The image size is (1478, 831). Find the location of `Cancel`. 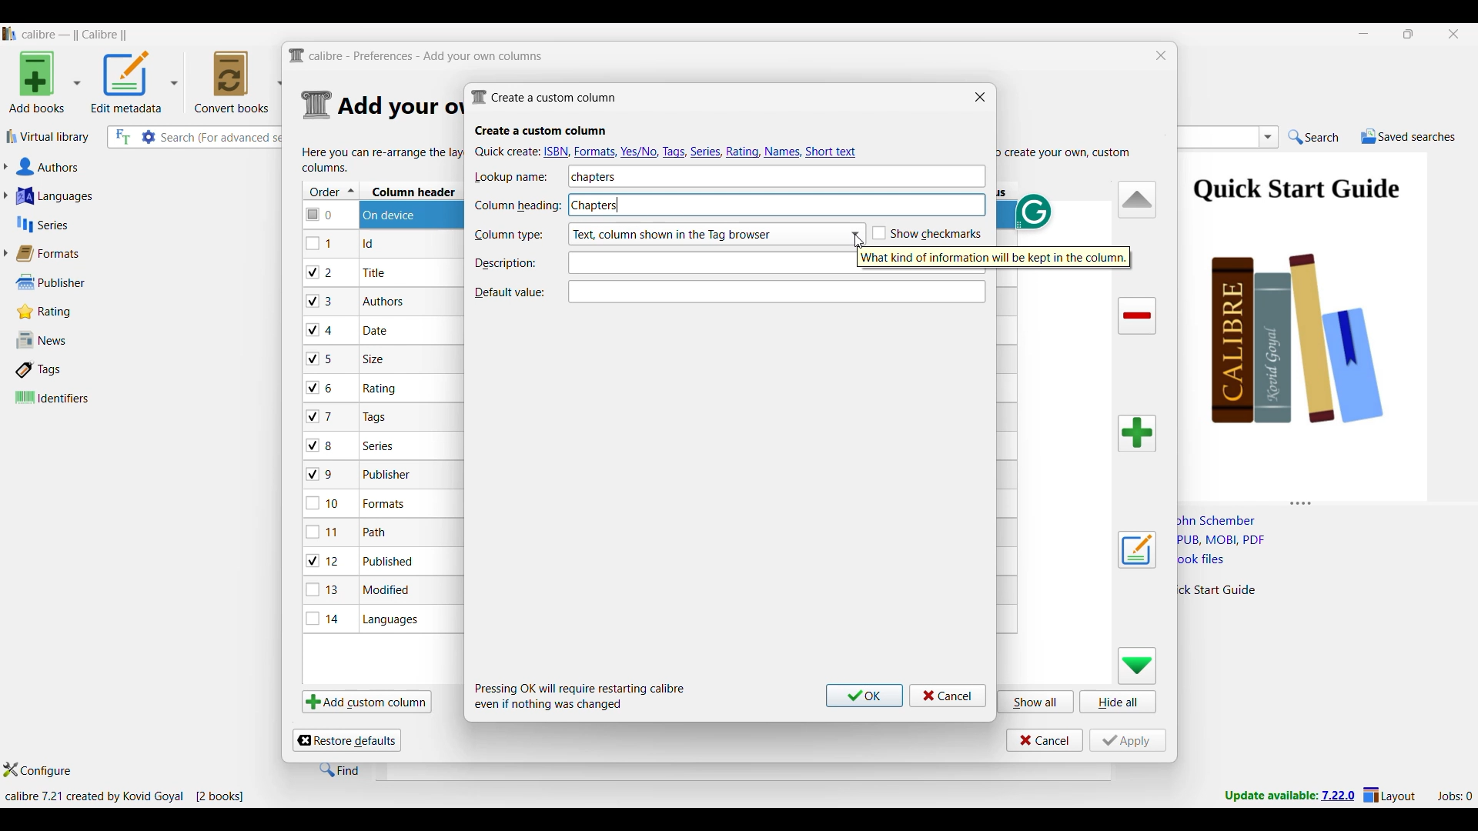

Cancel is located at coordinates (948, 696).